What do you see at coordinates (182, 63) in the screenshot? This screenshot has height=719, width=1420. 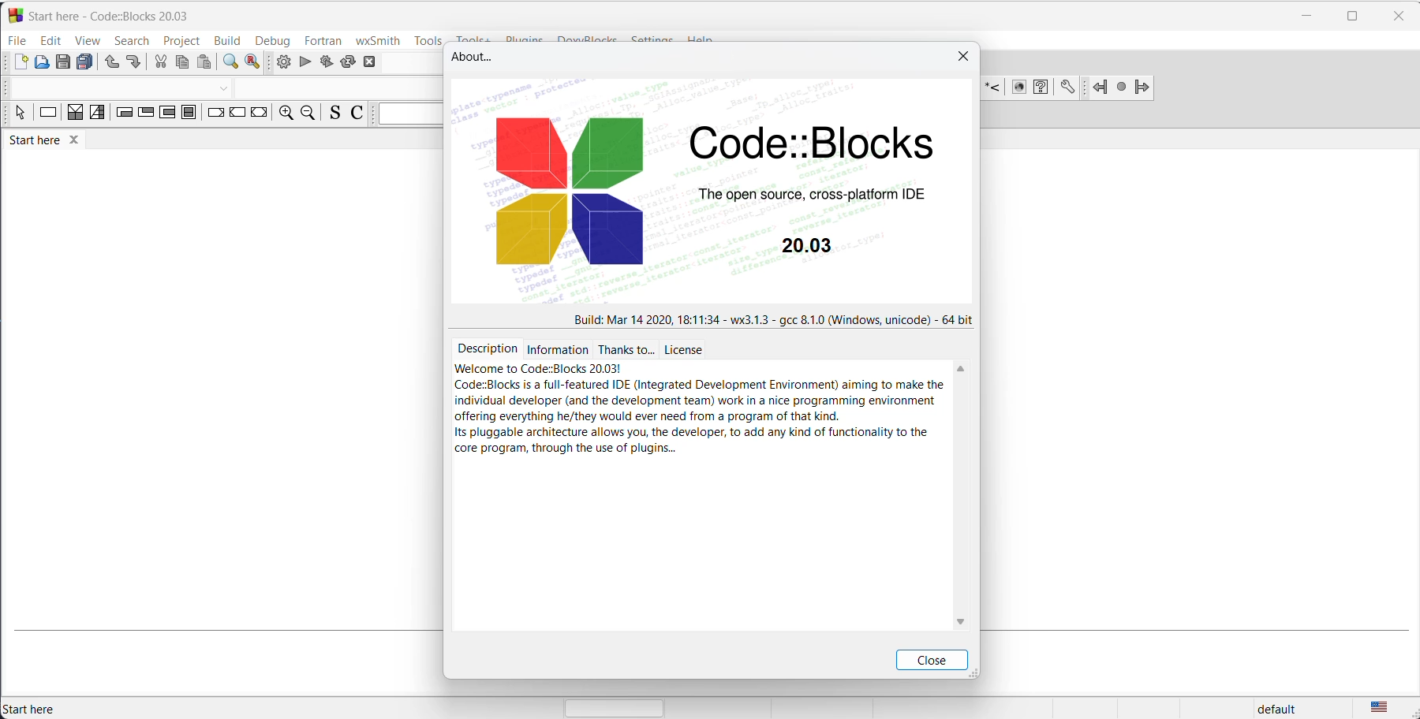 I see `copy` at bounding box center [182, 63].